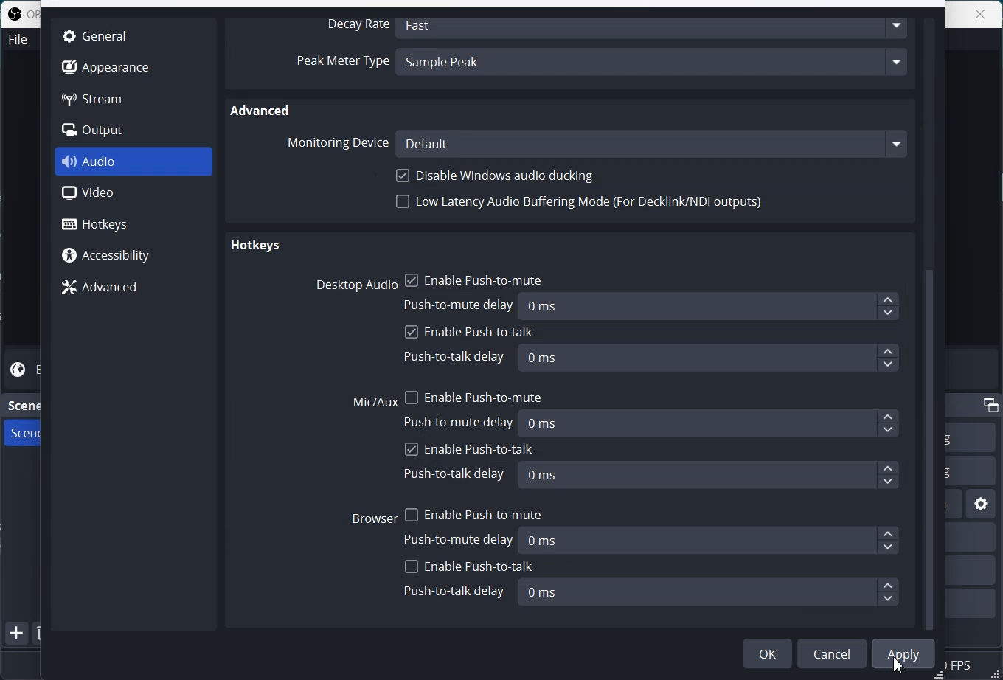 The height and width of the screenshot is (680, 1003). I want to click on Disable Windows audio ducking, so click(498, 176).